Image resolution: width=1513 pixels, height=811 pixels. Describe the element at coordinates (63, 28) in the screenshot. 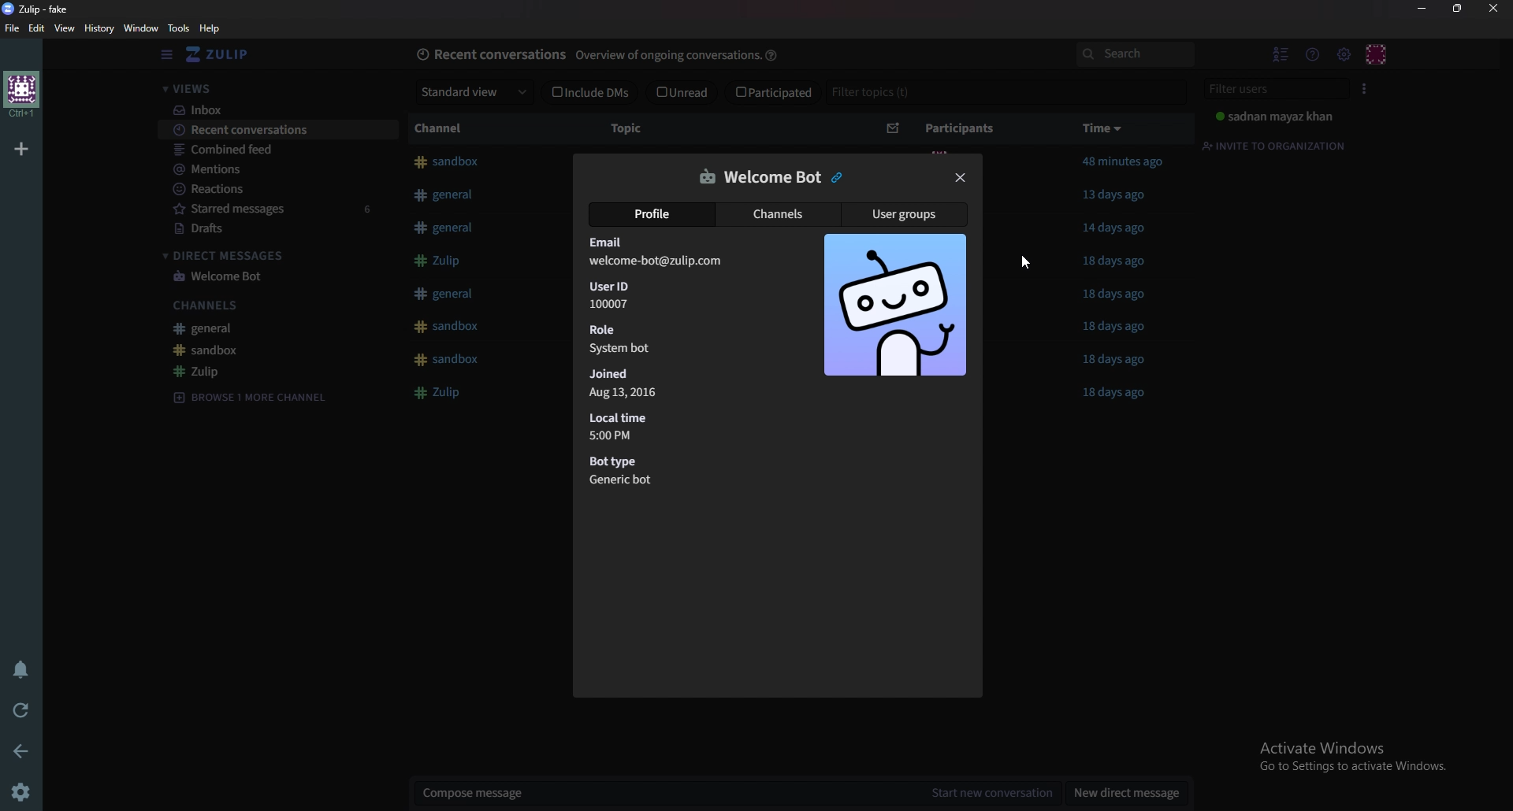

I see `View` at that location.